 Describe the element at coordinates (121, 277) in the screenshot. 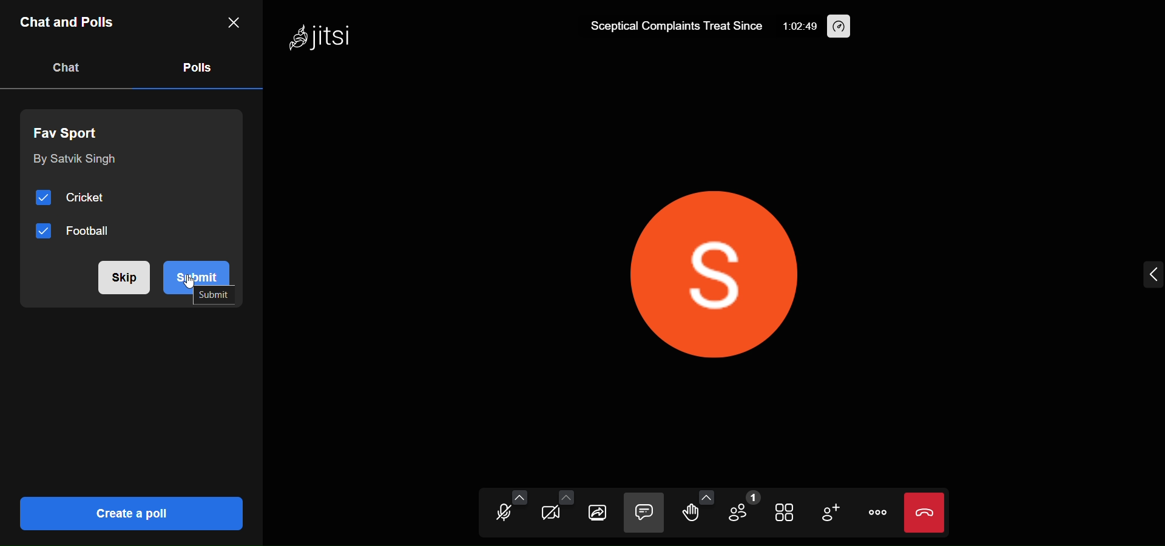

I see `skip` at that location.